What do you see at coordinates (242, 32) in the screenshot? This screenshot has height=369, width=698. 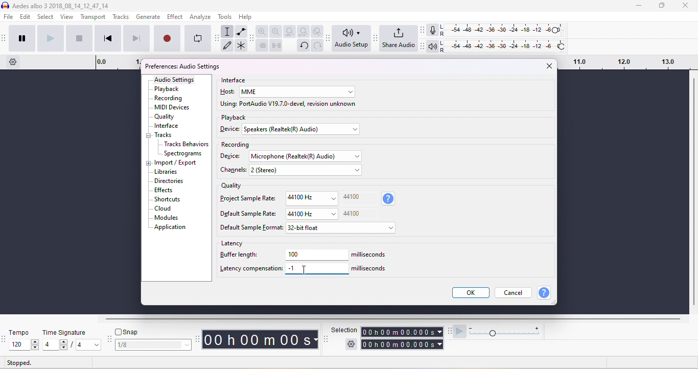 I see `envelop tool` at bounding box center [242, 32].